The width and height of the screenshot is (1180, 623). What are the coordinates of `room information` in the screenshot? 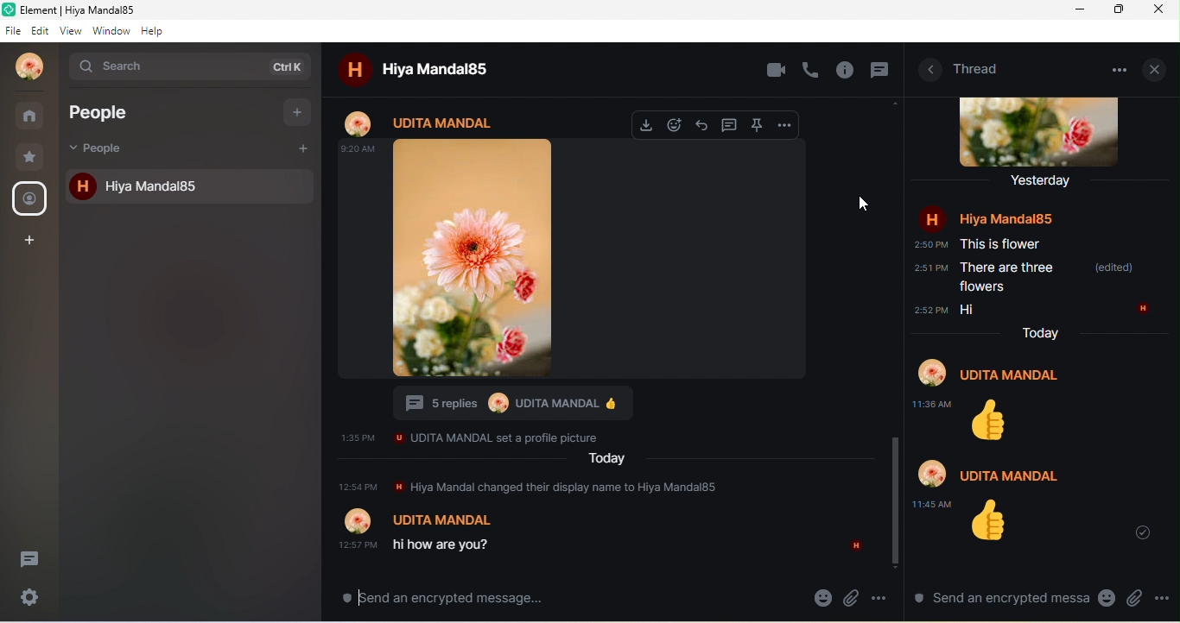 It's located at (929, 70).